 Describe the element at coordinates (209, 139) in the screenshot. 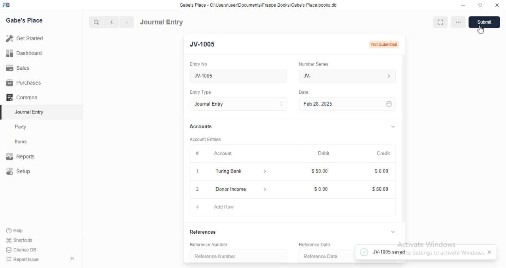

I see `‘Account Entries.` at that location.